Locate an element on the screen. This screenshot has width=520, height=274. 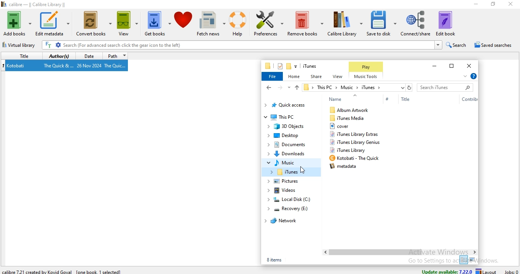
Contribution is located at coordinates (469, 99).